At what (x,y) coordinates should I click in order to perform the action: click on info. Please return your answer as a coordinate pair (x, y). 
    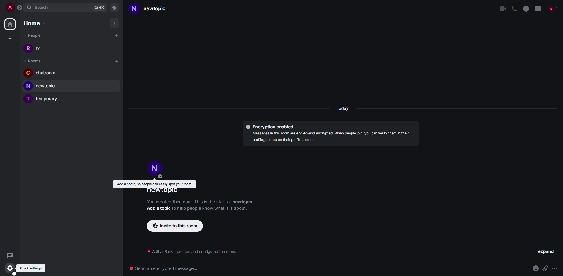
    Looking at the image, I should click on (211, 208).